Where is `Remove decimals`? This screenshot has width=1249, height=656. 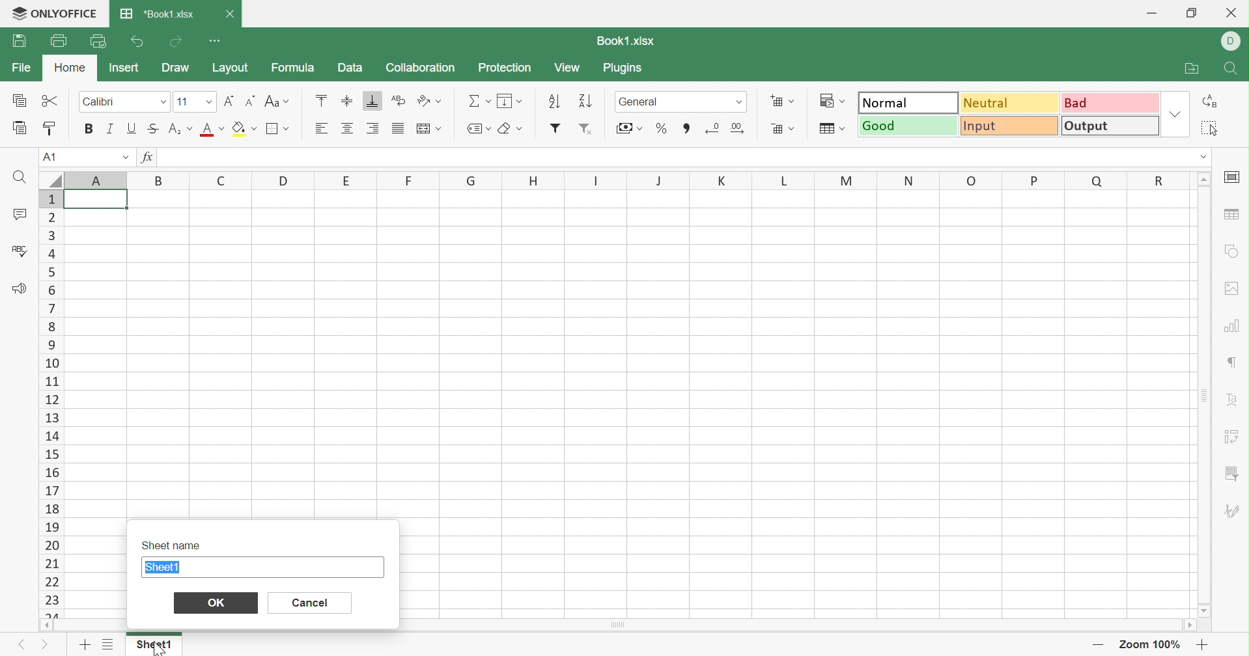 Remove decimals is located at coordinates (738, 128).